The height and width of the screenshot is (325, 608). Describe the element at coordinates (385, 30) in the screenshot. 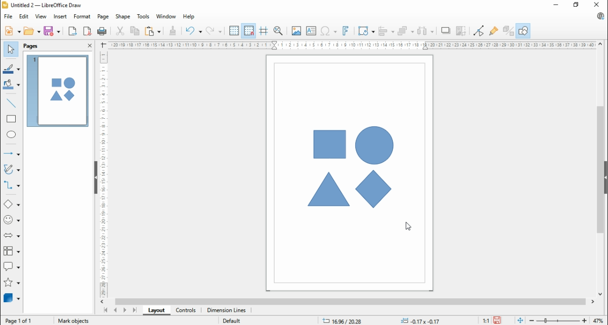

I see `align objects` at that location.